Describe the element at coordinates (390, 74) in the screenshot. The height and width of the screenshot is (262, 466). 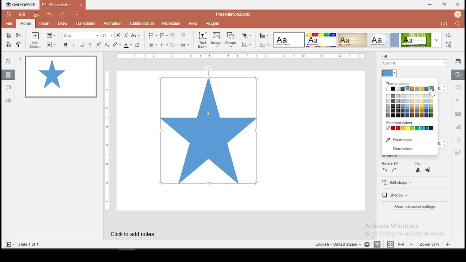
I see `fil color` at that location.